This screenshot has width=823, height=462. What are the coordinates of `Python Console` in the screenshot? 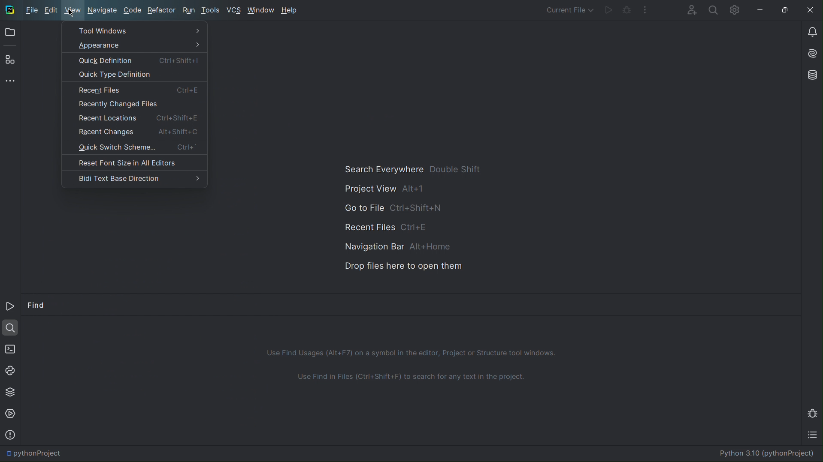 It's located at (11, 369).